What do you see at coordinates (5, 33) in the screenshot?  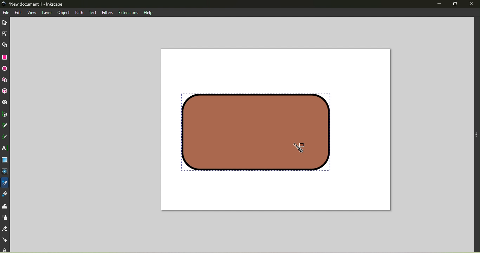 I see `Node tool` at bounding box center [5, 33].